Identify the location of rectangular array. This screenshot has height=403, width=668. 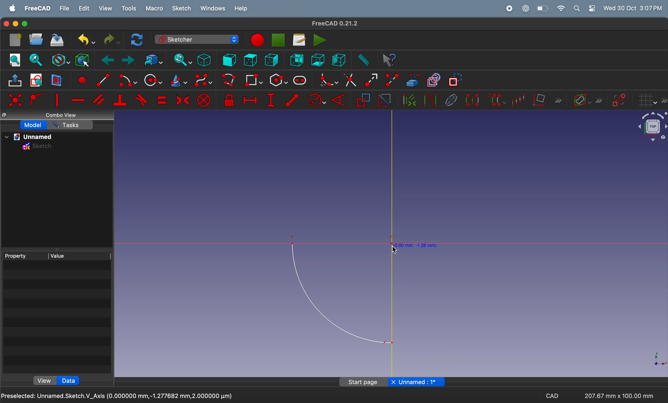
(520, 99).